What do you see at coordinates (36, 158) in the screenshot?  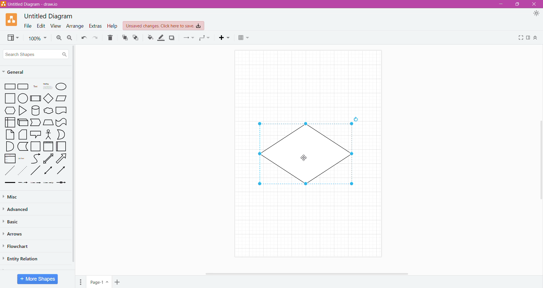 I see `Curves` at bounding box center [36, 158].